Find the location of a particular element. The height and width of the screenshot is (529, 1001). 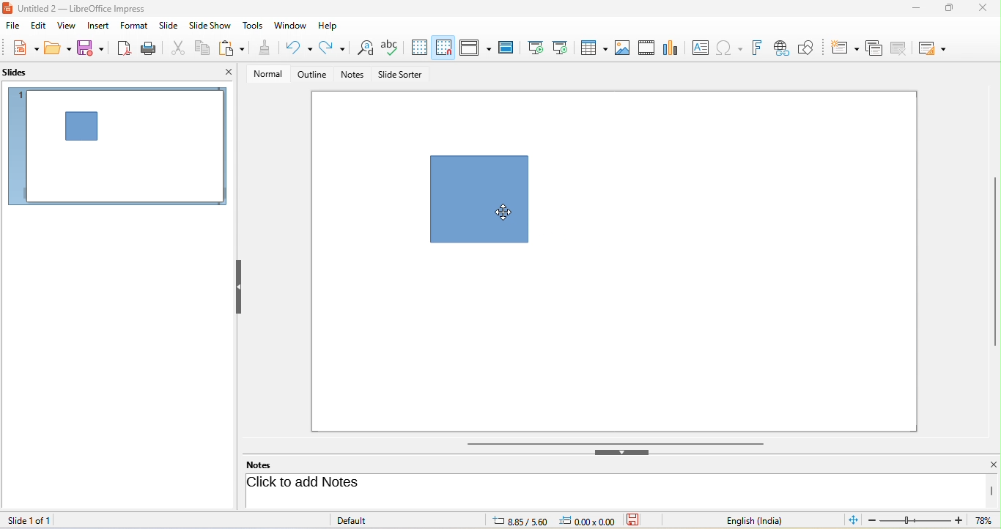

paste is located at coordinates (234, 49).